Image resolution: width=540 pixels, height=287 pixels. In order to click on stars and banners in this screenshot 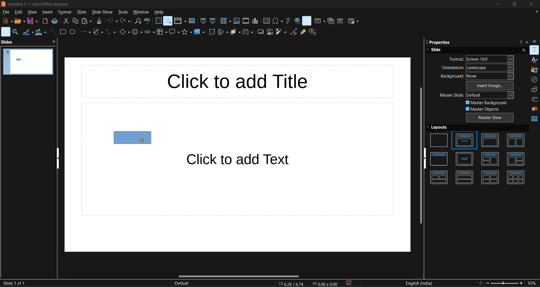, I will do `click(186, 32)`.